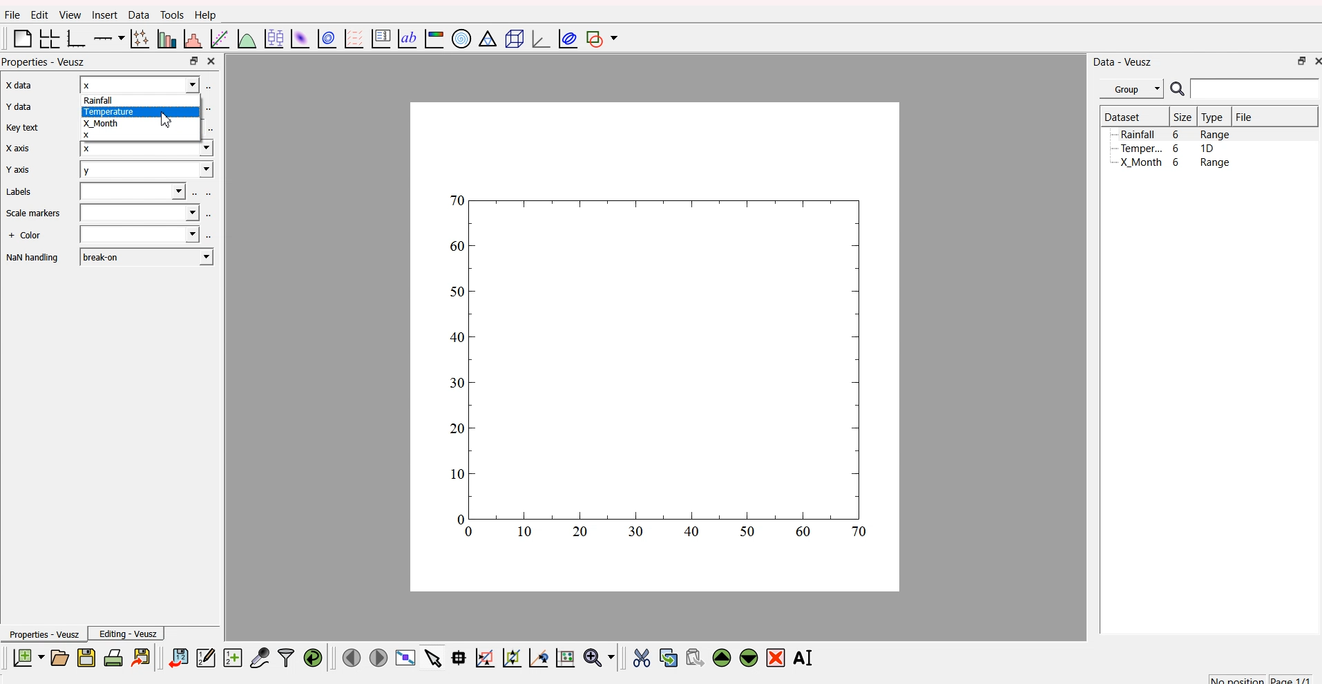 The image size is (1322, 684). I want to click on Rainfall 6 Range, so click(1177, 134).